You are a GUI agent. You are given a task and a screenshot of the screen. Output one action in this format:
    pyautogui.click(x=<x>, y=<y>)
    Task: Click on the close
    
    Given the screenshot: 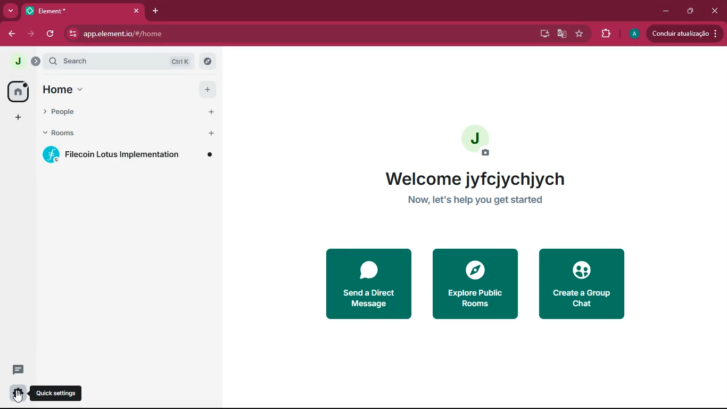 What is the action you would take?
    pyautogui.click(x=716, y=11)
    